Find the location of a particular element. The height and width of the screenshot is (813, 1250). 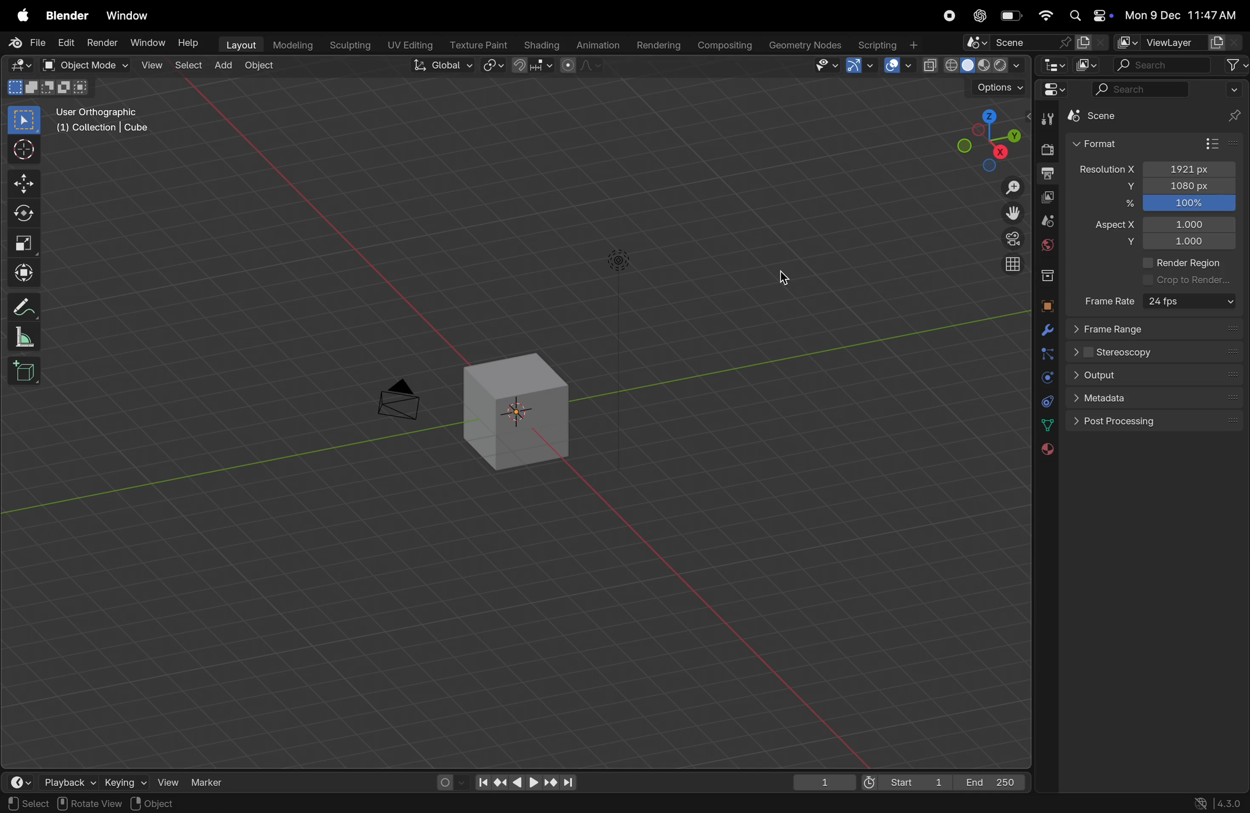

Animation is located at coordinates (598, 45).